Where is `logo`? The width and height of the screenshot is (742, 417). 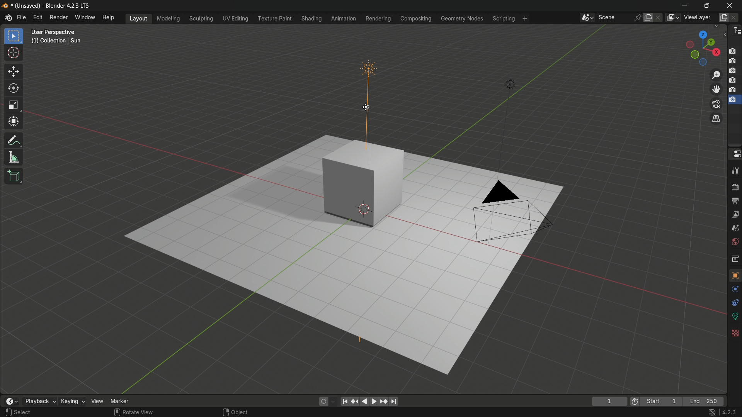 logo is located at coordinates (5, 6).